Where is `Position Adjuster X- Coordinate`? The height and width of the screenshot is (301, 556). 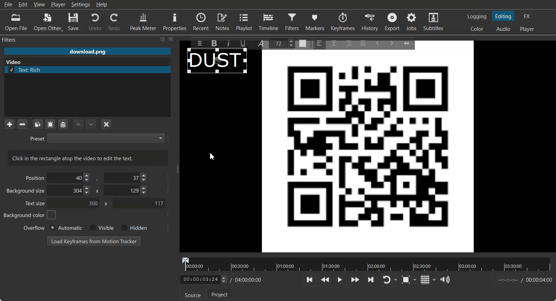
Position Adjuster X- Coordinate is located at coordinates (71, 178).